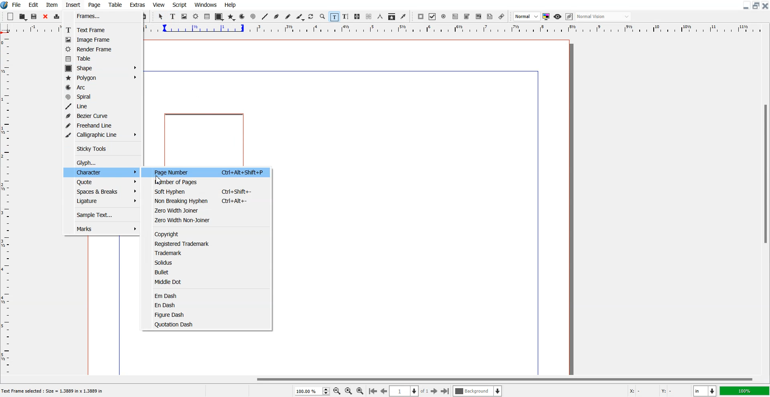 This screenshot has height=397, width=770. Describe the element at coordinates (603, 16) in the screenshot. I see `Select the visual appearance` at that location.